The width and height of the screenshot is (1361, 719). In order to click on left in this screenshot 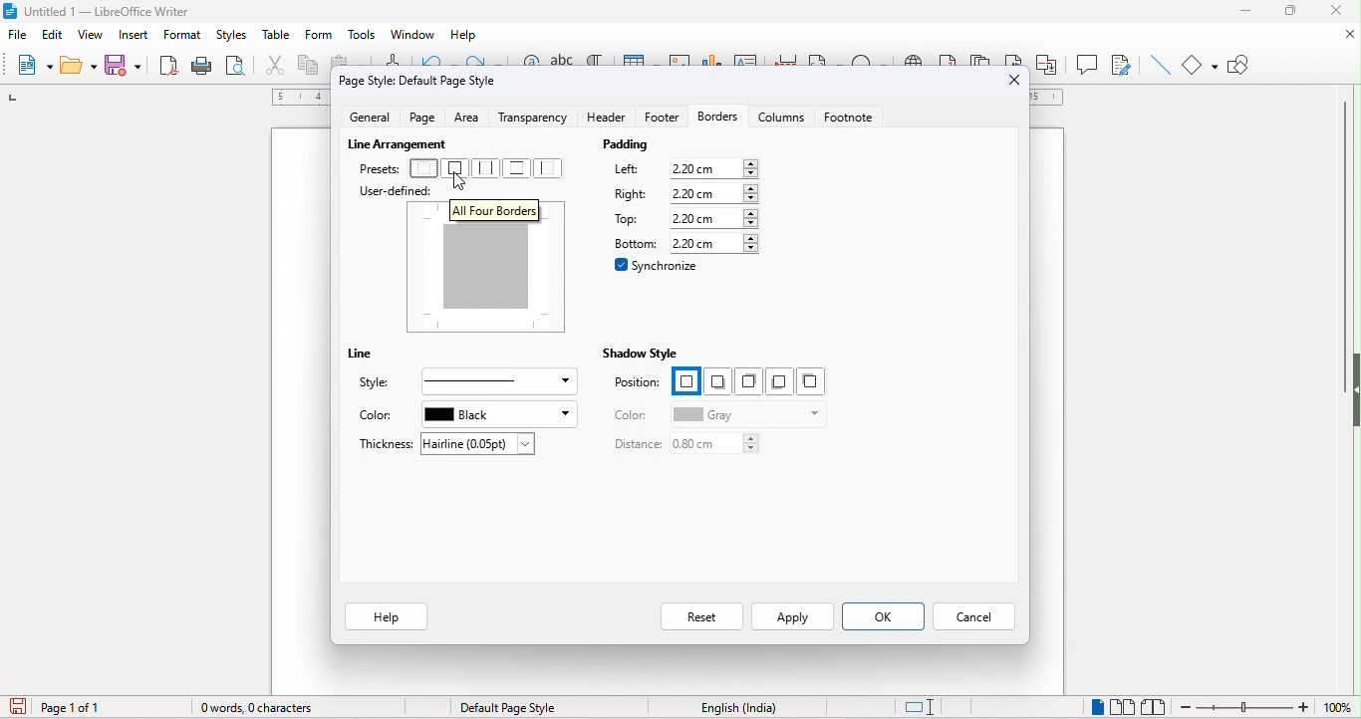, I will do `click(634, 168)`.